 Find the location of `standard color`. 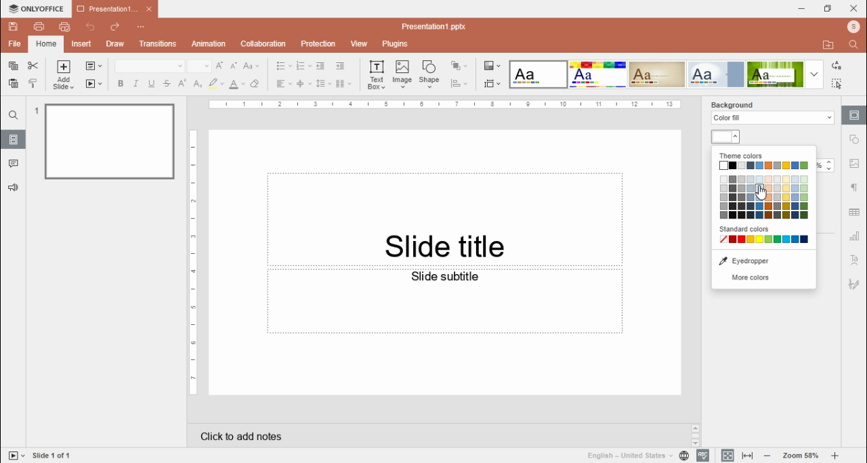

standard color is located at coordinates (746, 228).